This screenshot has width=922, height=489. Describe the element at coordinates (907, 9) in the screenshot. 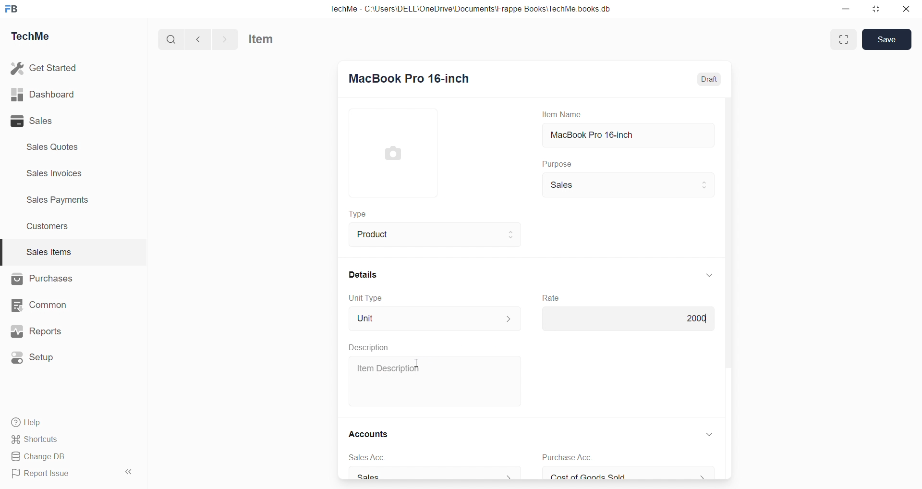

I see `close` at that location.